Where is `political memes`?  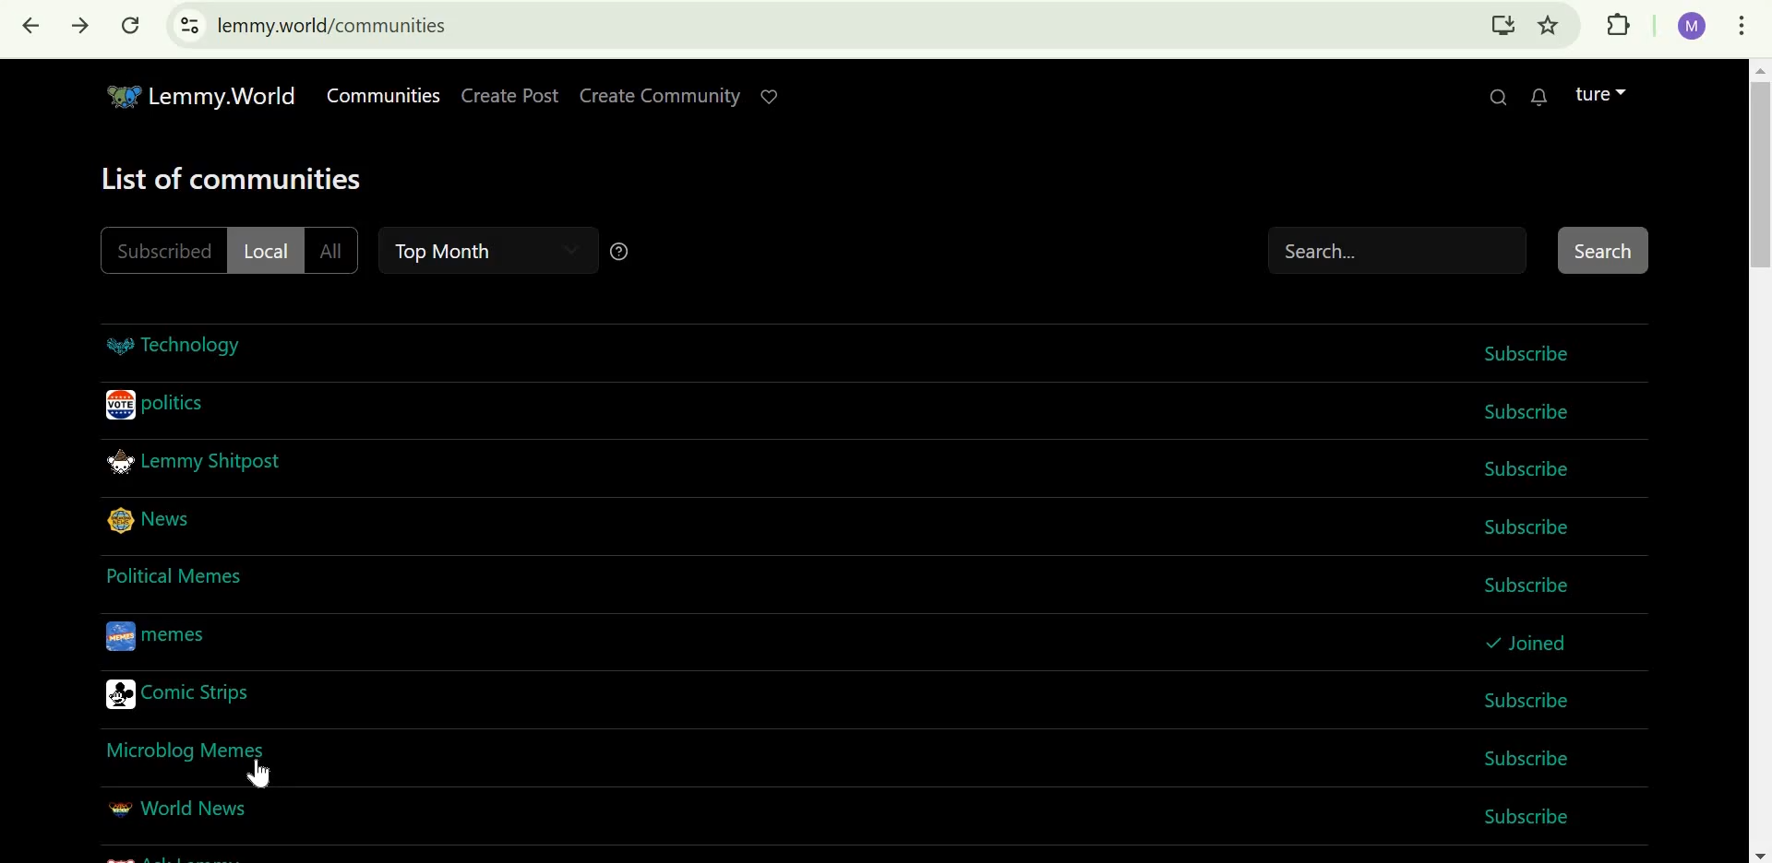
political memes is located at coordinates (177, 574).